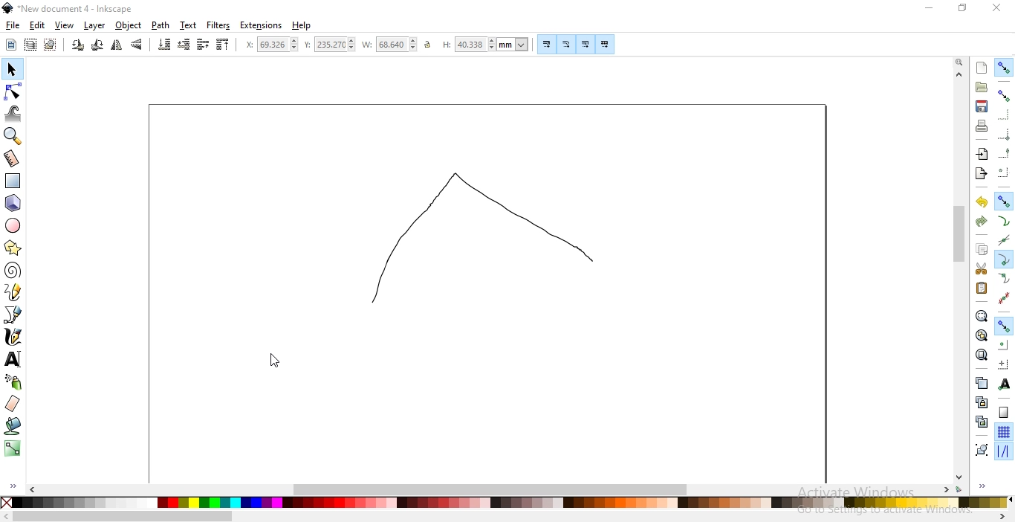  Describe the element at coordinates (329, 45) in the screenshot. I see `vertical coordinates of selection` at that location.